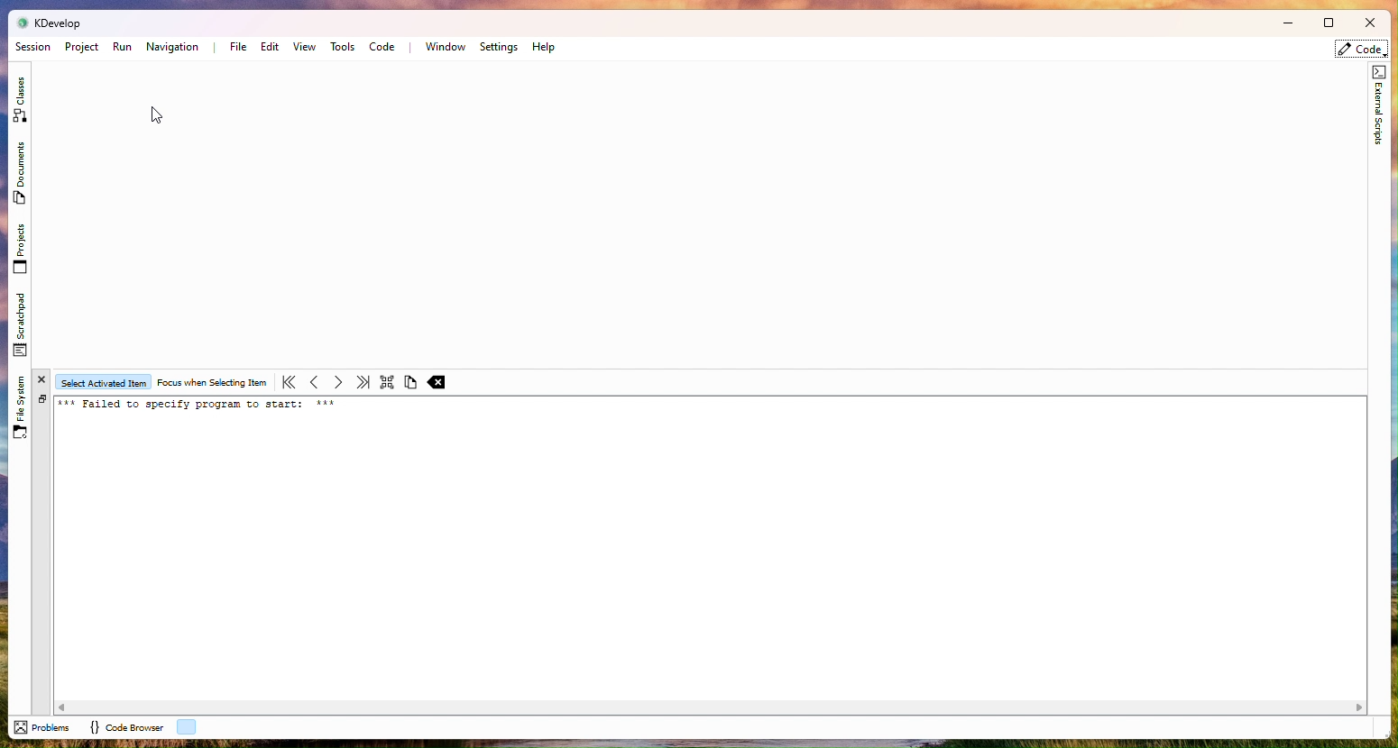  Describe the element at coordinates (1368, 24) in the screenshot. I see `Close` at that location.